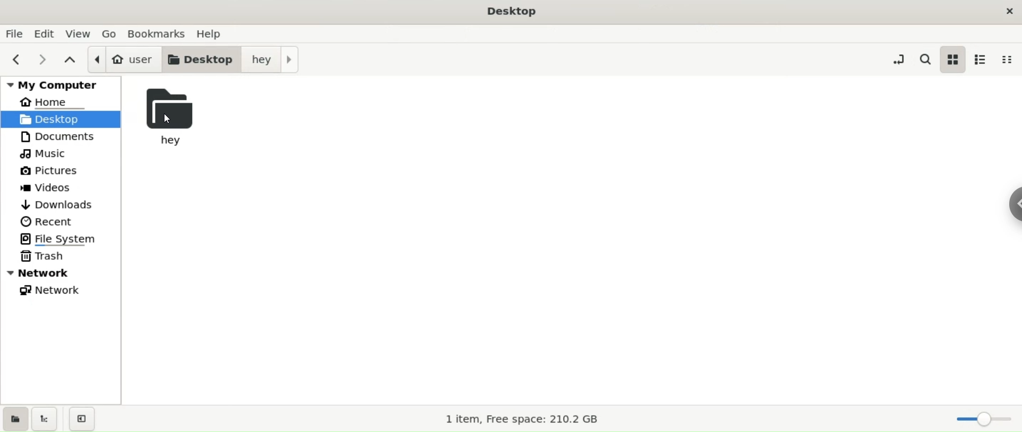 The image size is (1022, 432). What do you see at coordinates (174, 118) in the screenshot?
I see `hey` at bounding box center [174, 118].